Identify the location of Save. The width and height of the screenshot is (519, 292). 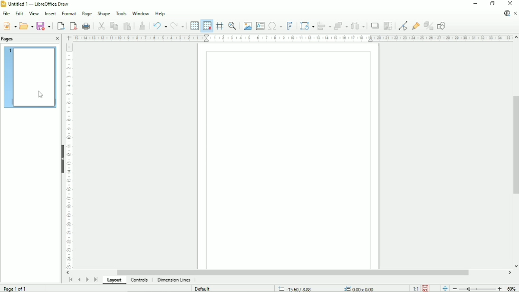
(44, 26).